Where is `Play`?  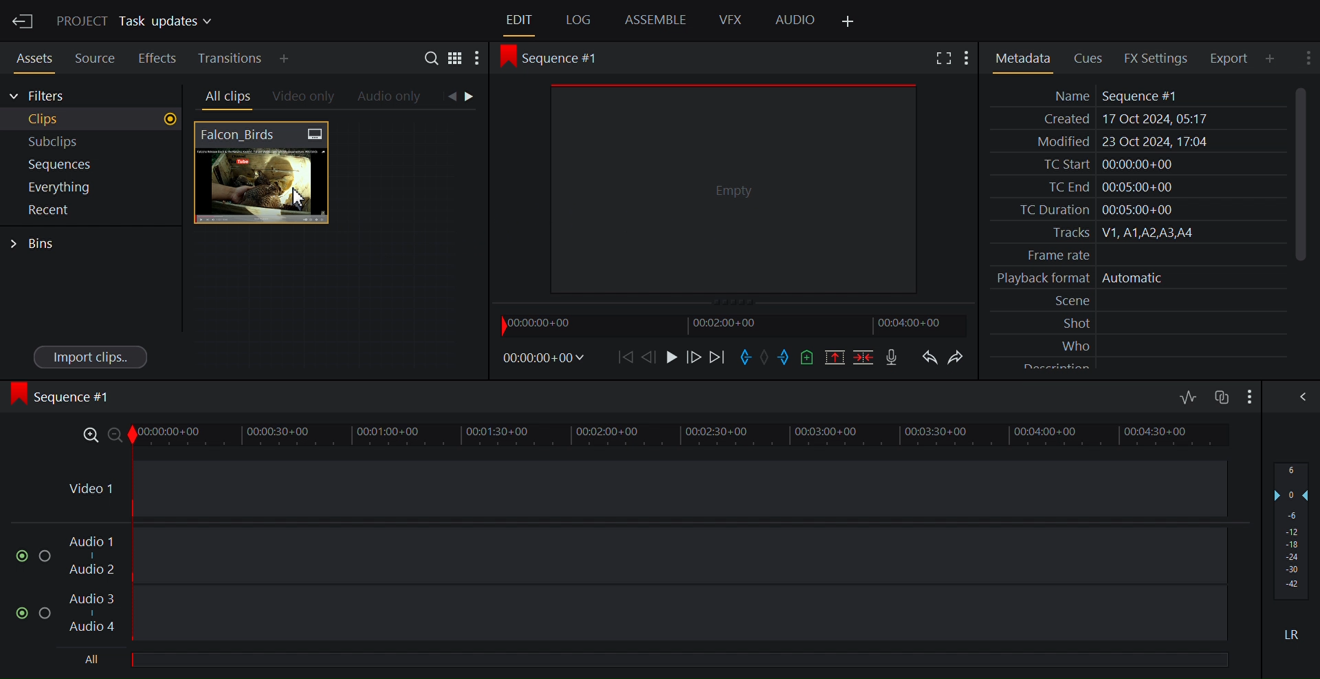
Play is located at coordinates (672, 357).